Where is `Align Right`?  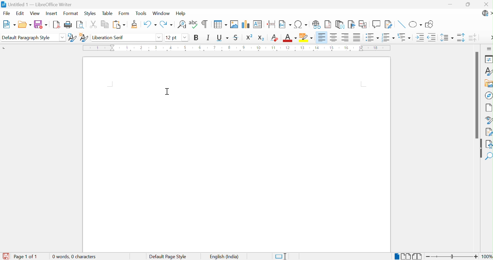
Align Right is located at coordinates (345, 37).